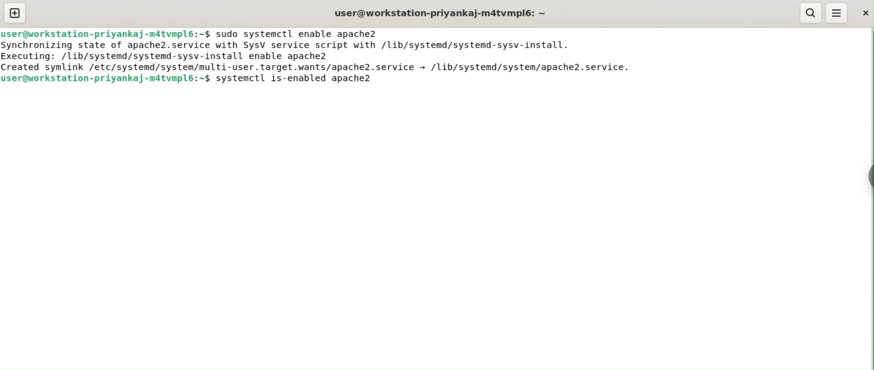 The image size is (874, 370). What do you see at coordinates (301, 79) in the screenshot?
I see `systemctl is-enabled apache2` at bounding box center [301, 79].